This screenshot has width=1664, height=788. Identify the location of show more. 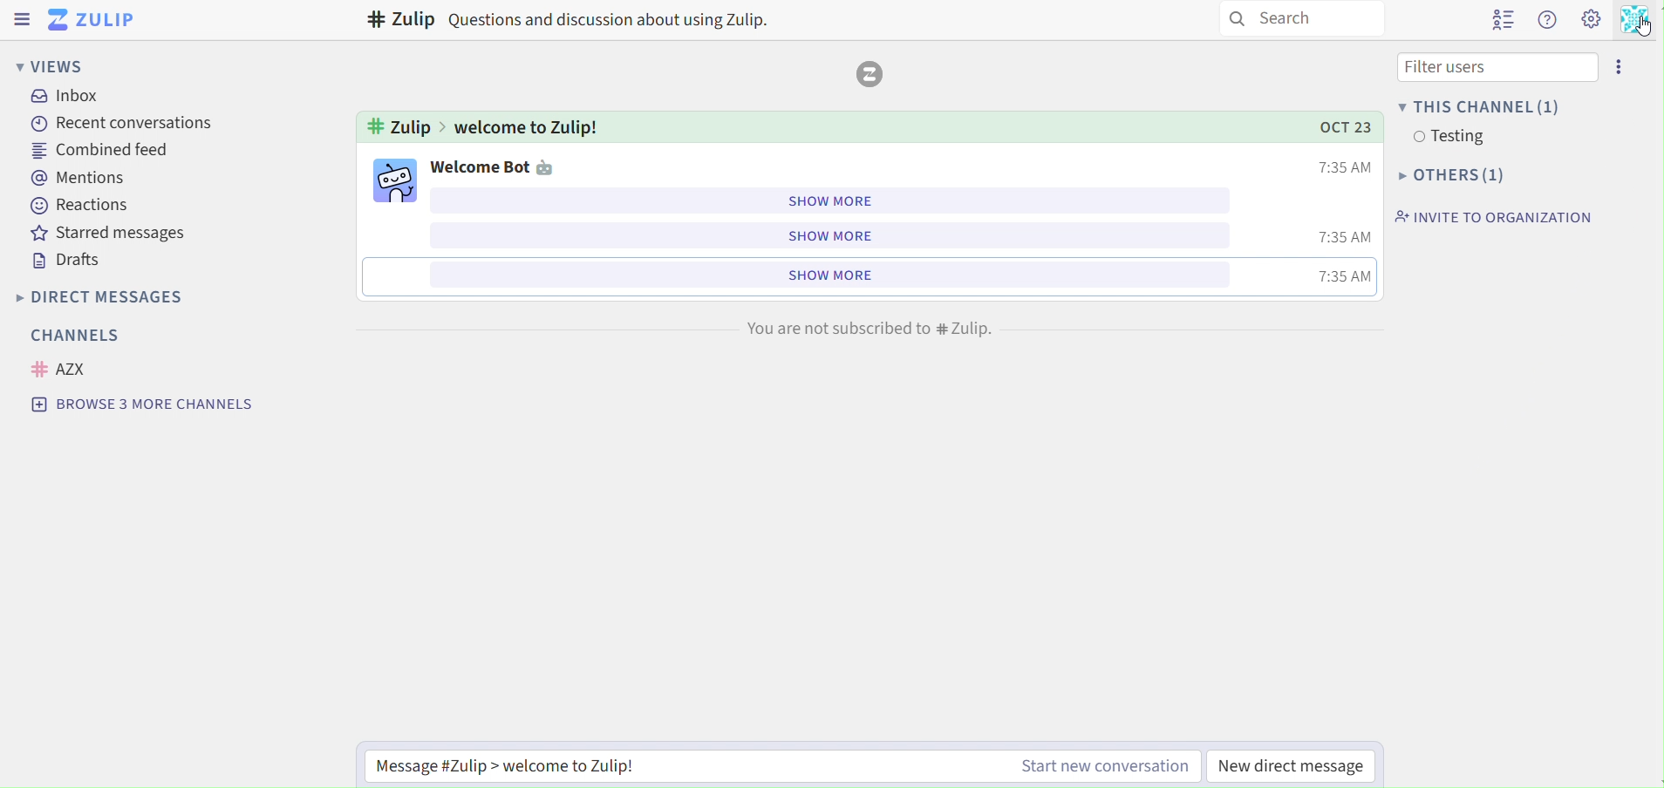
(824, 236).